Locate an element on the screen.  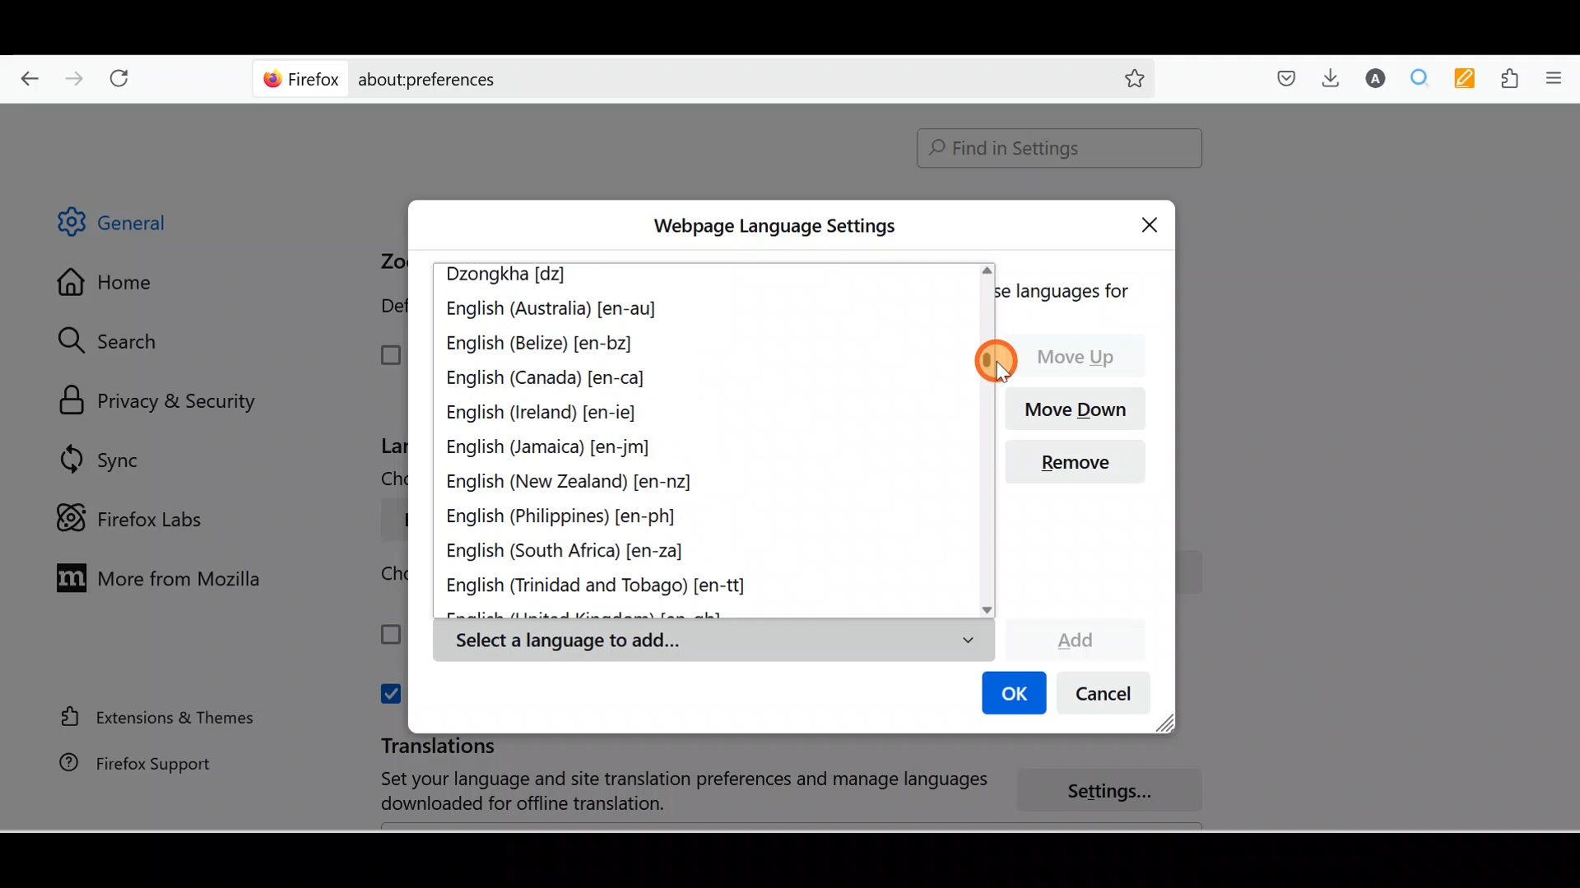
Dzongkha [dz] is located at coordinates (517, 276).